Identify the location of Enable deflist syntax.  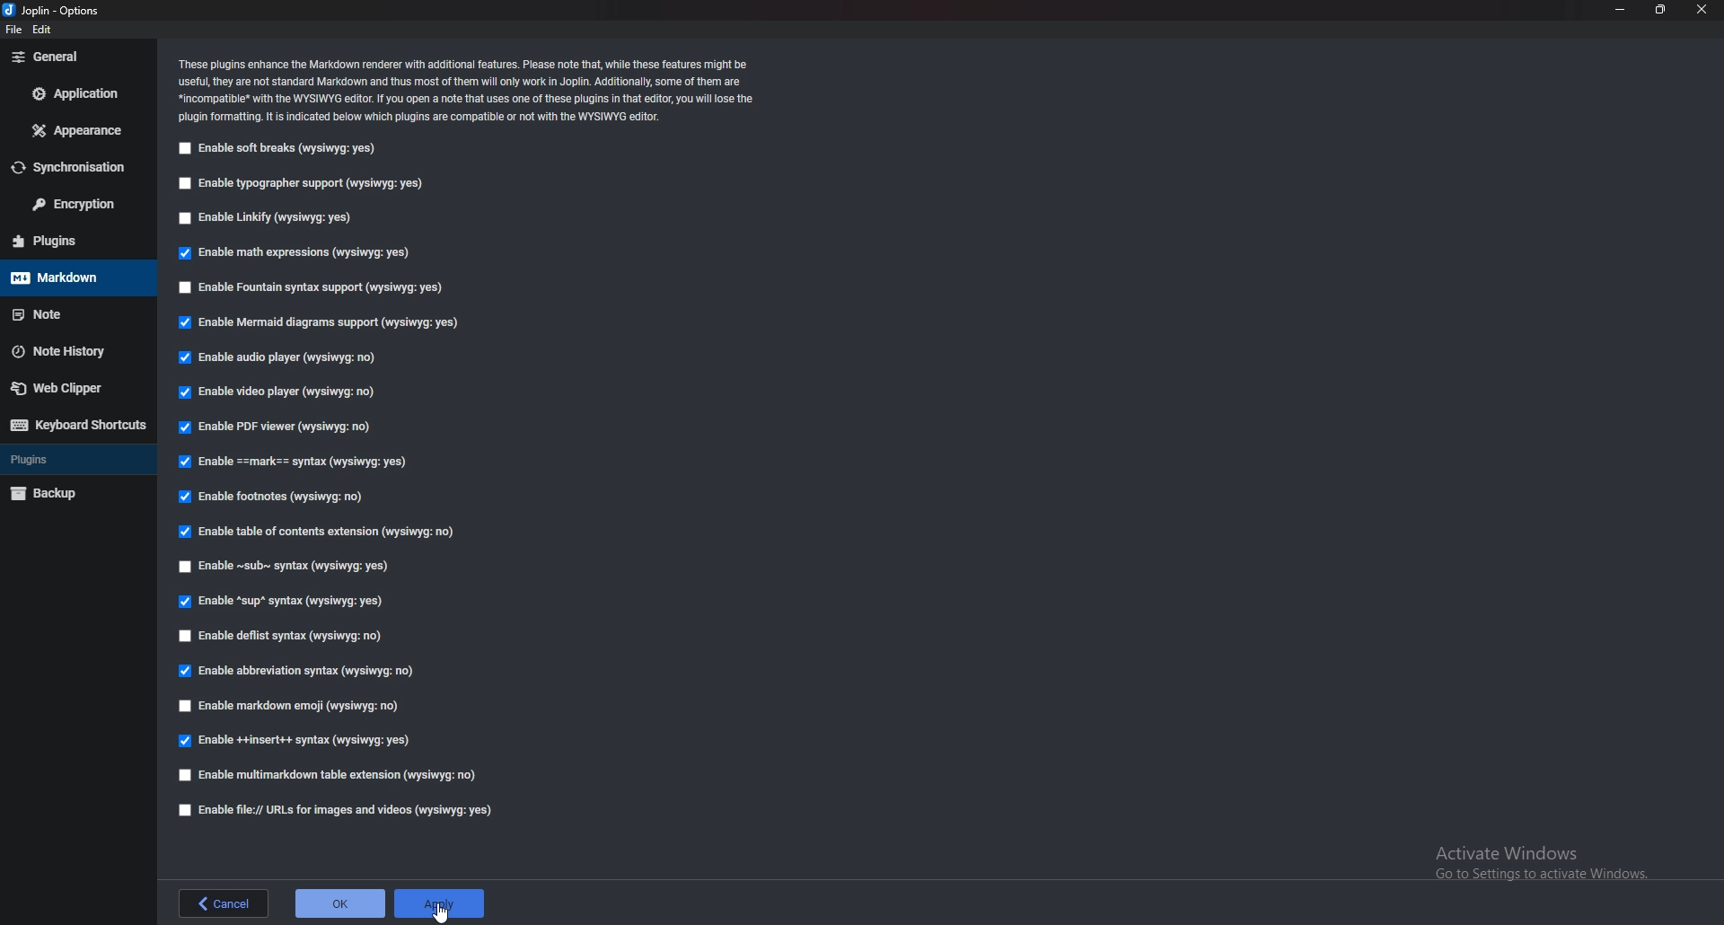
(285, 632).